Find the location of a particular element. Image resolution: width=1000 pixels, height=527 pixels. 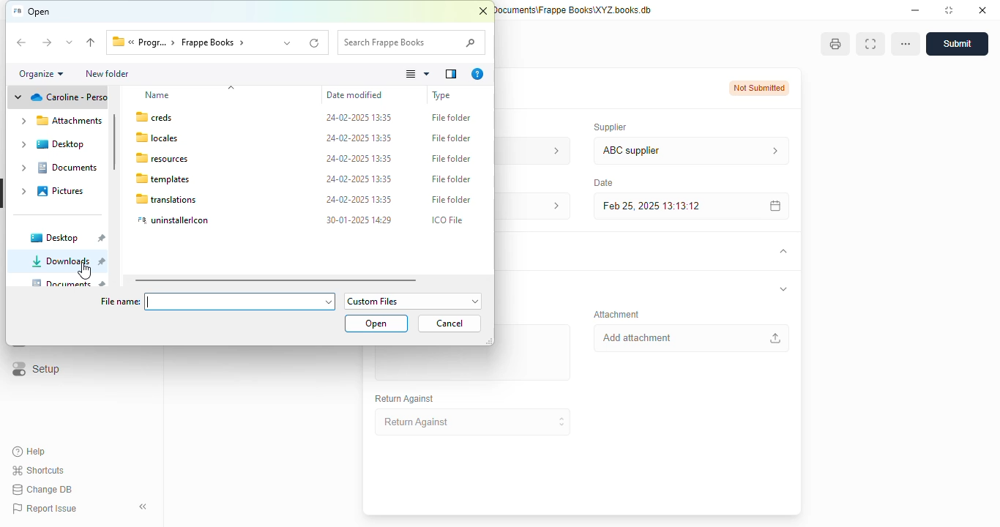

program files.. > is located at coordinates (153, 42).